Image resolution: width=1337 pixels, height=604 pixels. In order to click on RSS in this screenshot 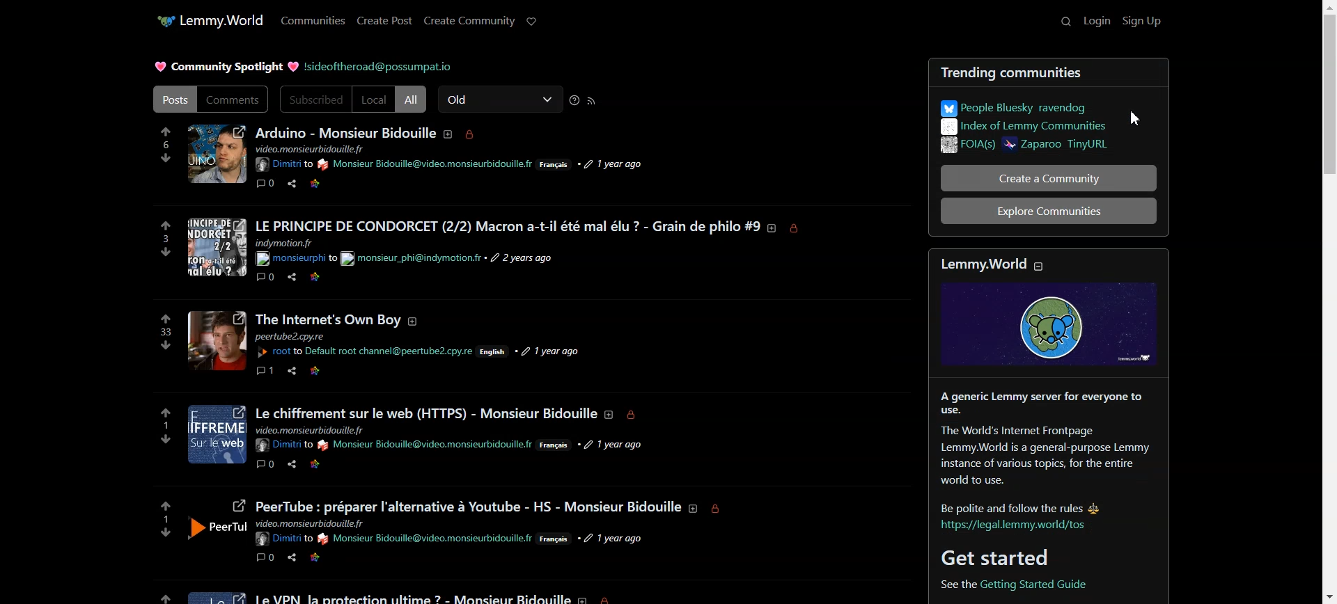, I will do `click(592, 100)`.